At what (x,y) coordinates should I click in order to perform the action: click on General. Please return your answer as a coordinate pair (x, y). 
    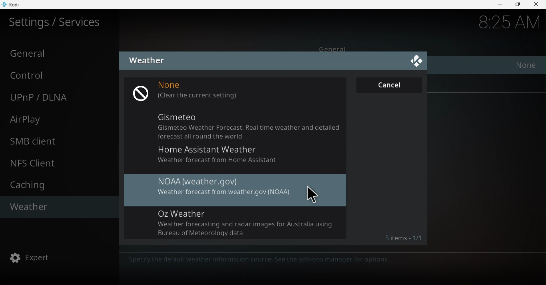
    Looking at the image, I should click on (58, 52).